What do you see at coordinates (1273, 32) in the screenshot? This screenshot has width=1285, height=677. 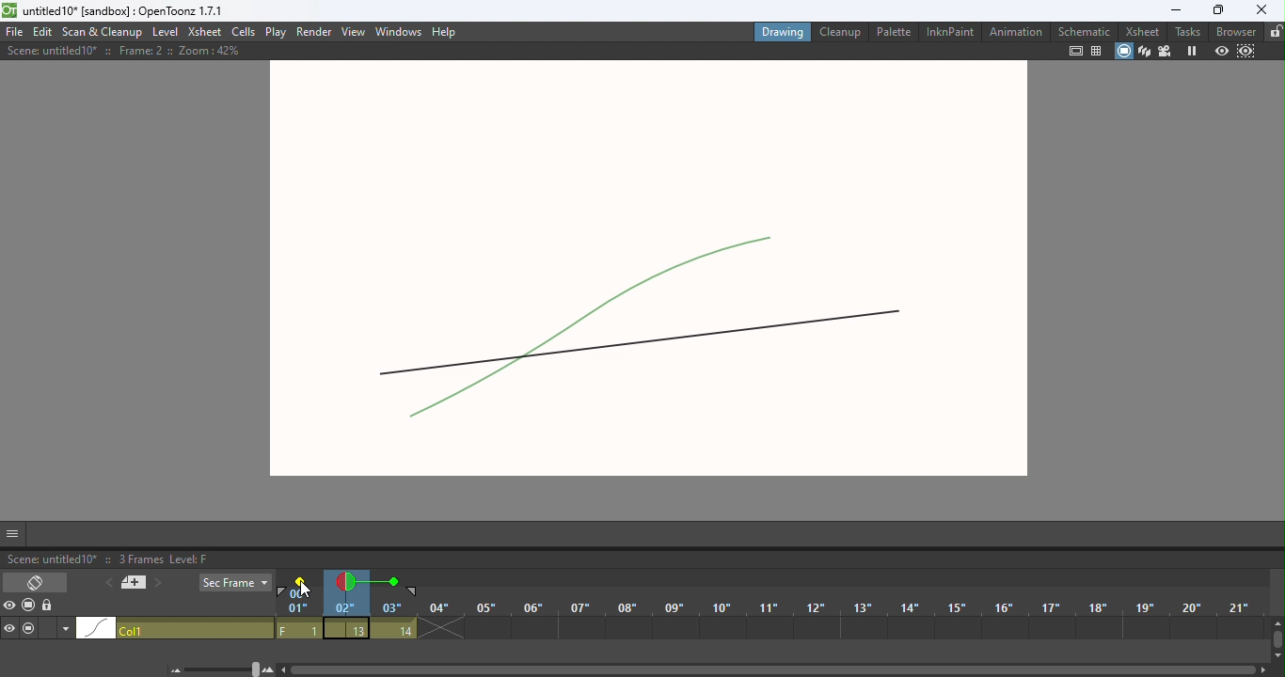 I see `Lock rooms tab` at bounding box center [1273, 32].